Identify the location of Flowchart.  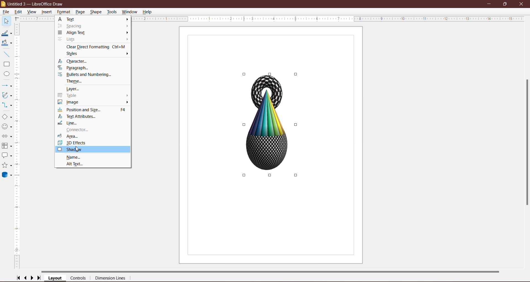
(7, 146).